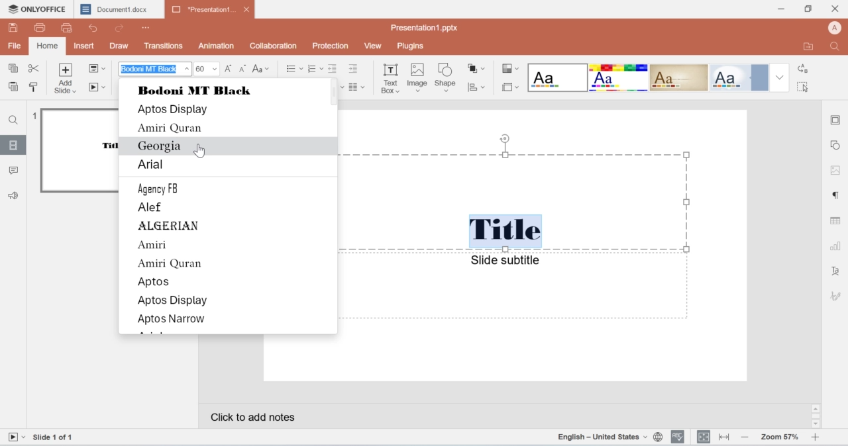 The width and height of the screenshot is (848, 446). What do you see at coordinates (147, 28) in the screenshot?
I see `Menu` at bounding box center [147, 28].